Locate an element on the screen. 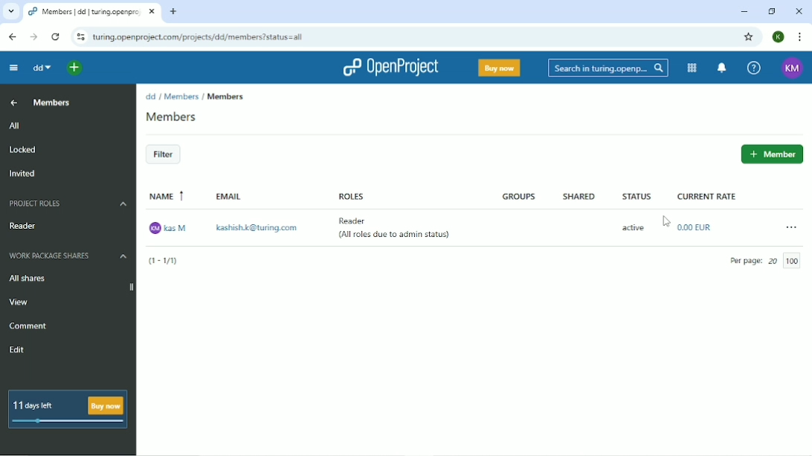 The width and height of the screenshot is (812, 456). View site information is located at coordinates (79, 36).